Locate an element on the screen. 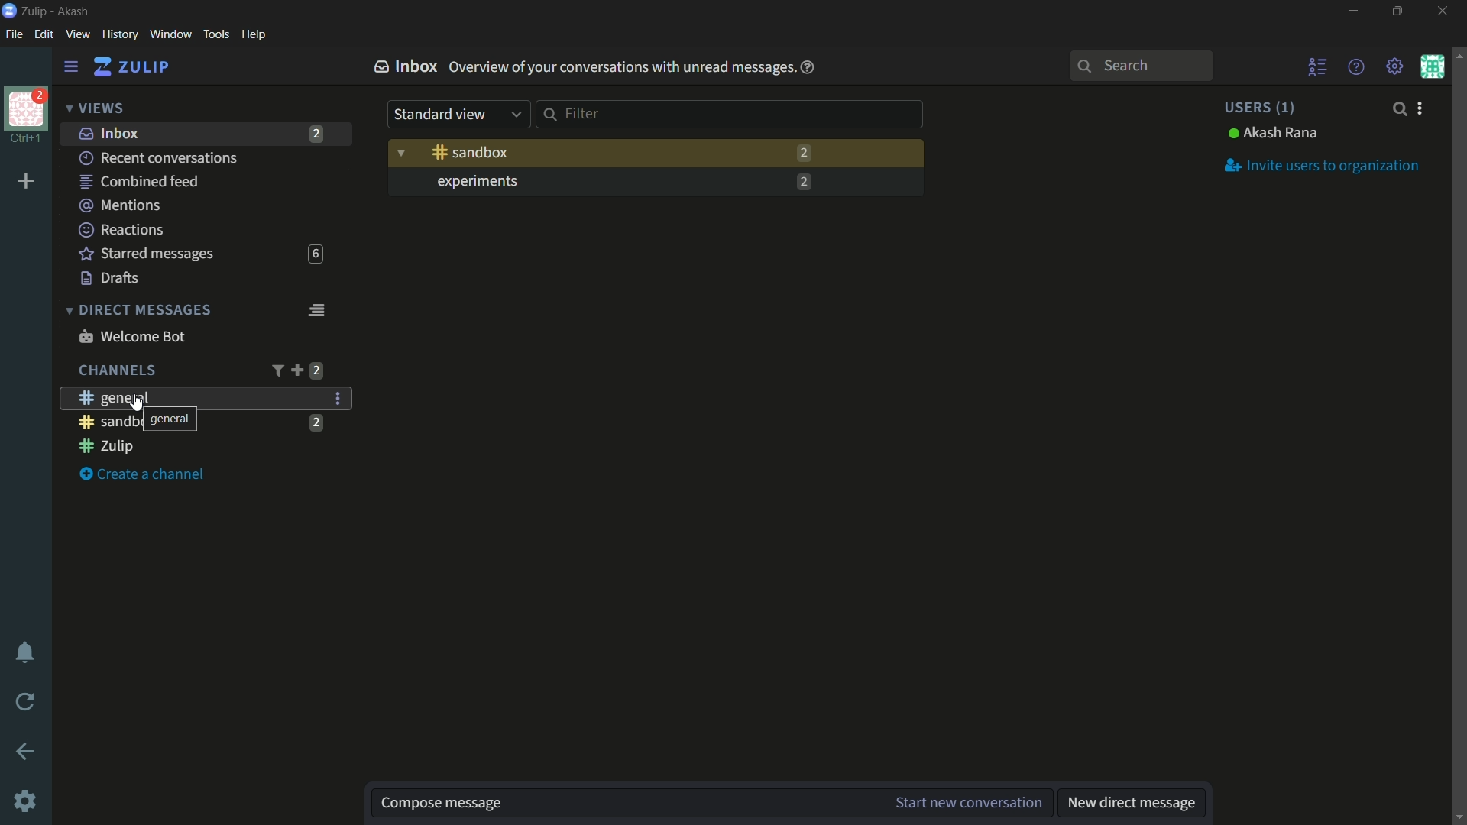  tools menu is located at coordinates (215, 34).